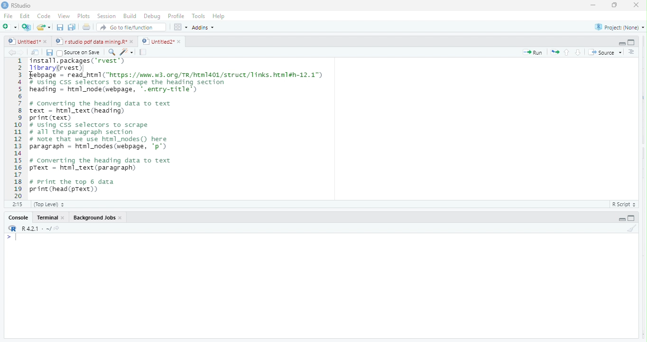 This screenshot has height=342, width=647. Describe the element at coordinates (93, 217) in the screenshot. I see `Background Jobs` at that location.